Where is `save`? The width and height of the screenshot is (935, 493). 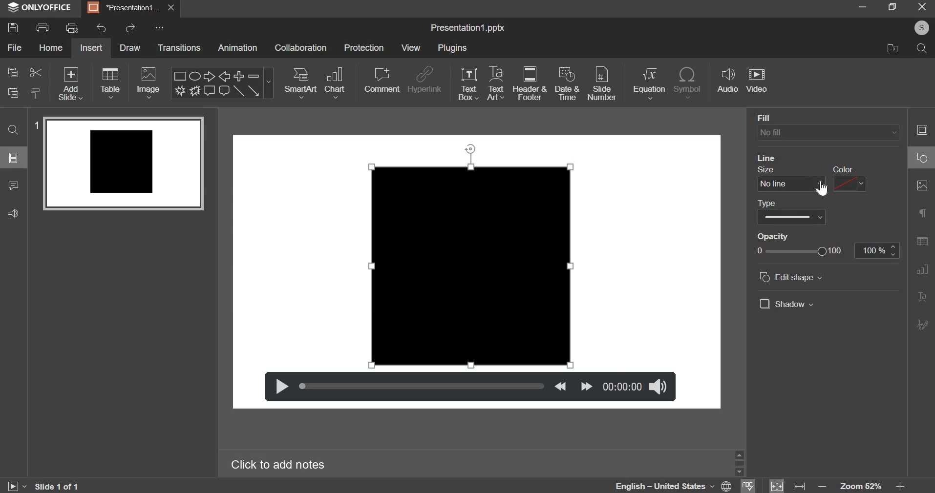
save is located at coordinates (14, 27).